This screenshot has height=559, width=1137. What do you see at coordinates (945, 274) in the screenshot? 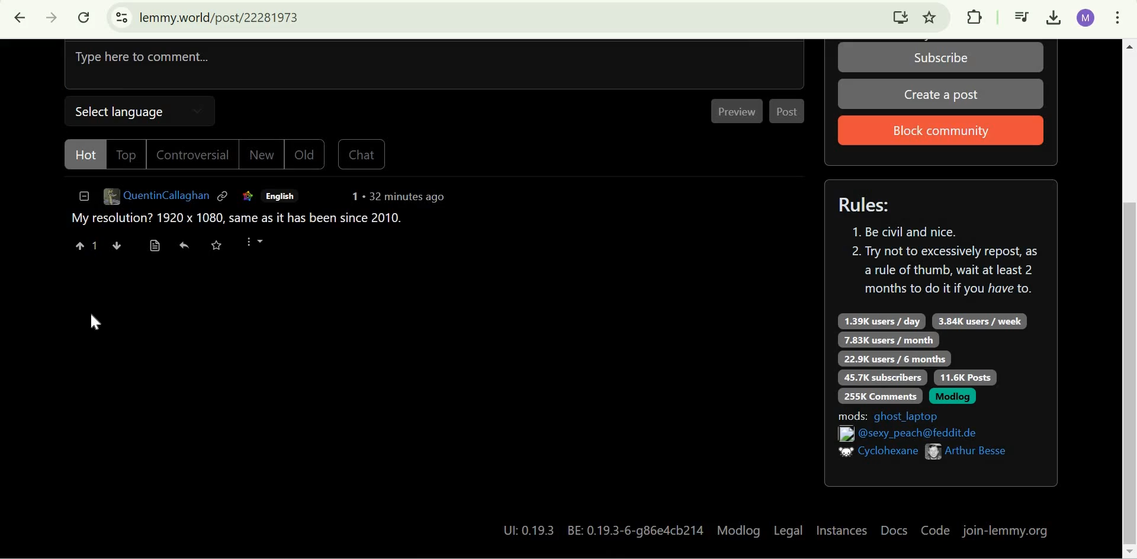
I see `2. Try not to excessively repost, as
a rule of thumb, wait at least 2
months to do it if you have to.` at bounding box center [945, 274].